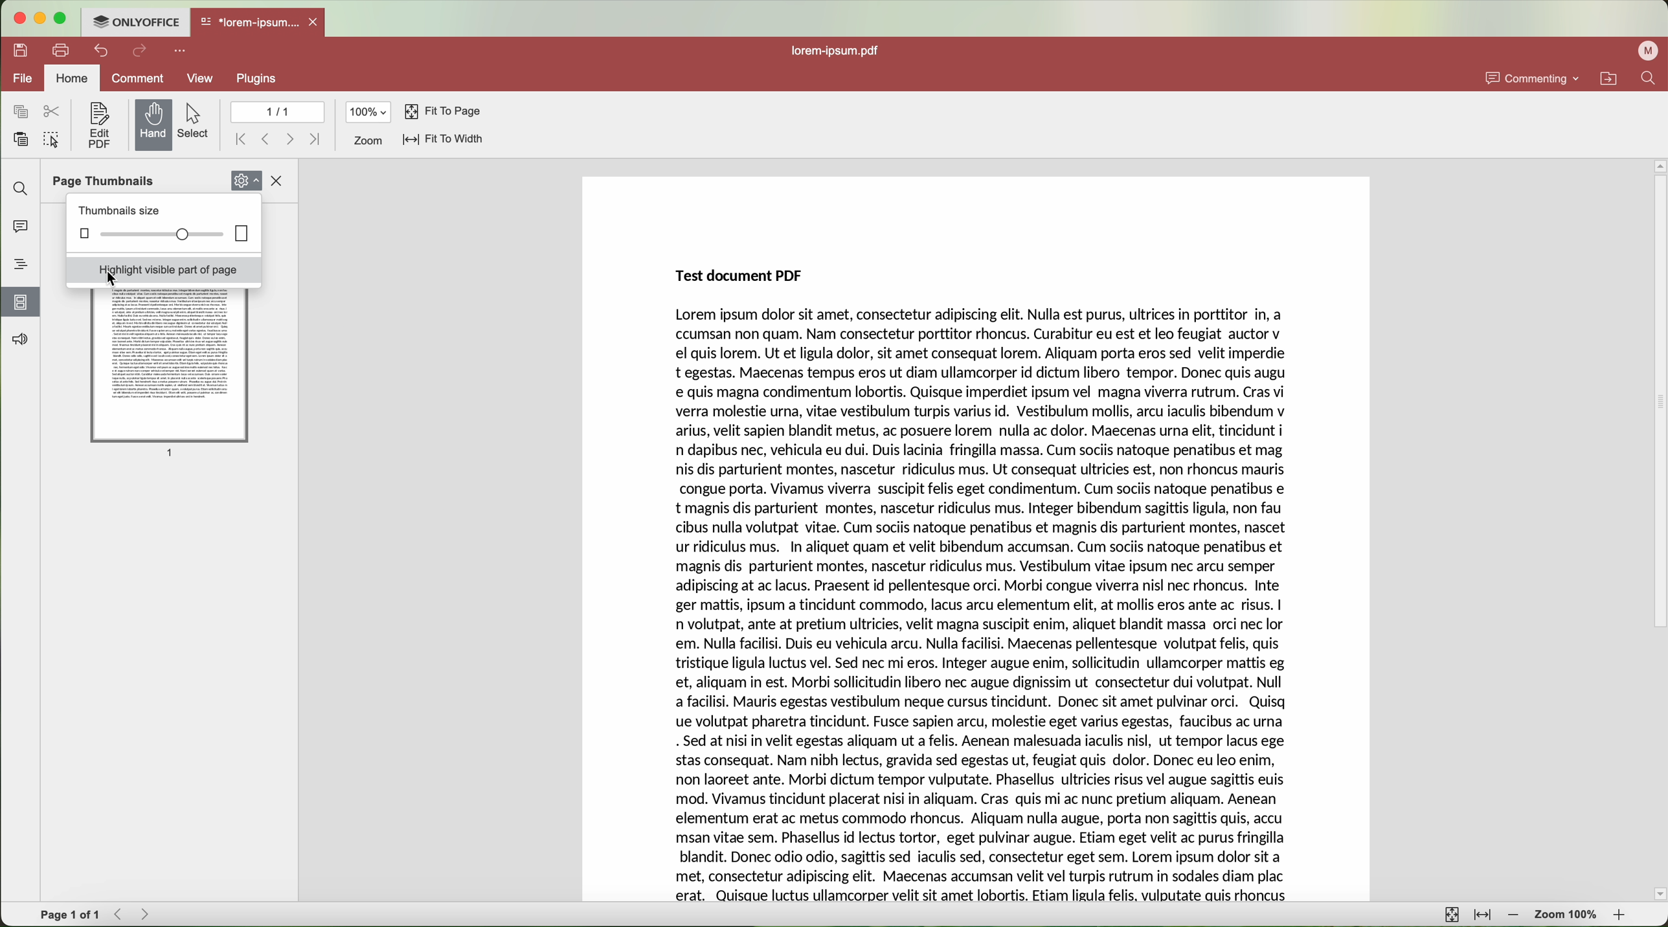 The width and height of the screenshot is (1668, 927). What do you see at coordinates (19, 51) in the screenshot?
I see `save` at bounding box center [19, 51].